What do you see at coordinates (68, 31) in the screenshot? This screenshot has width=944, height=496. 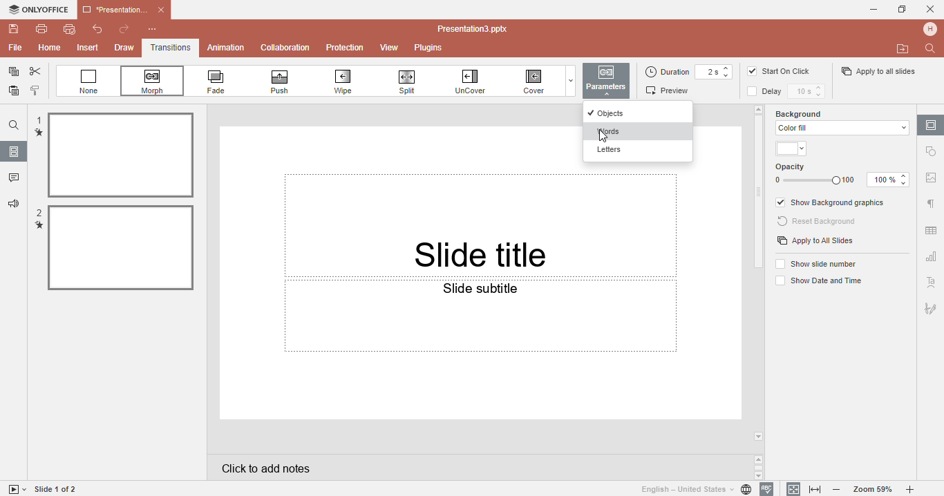 I see `Quick print` at bounding box center [68, 31].